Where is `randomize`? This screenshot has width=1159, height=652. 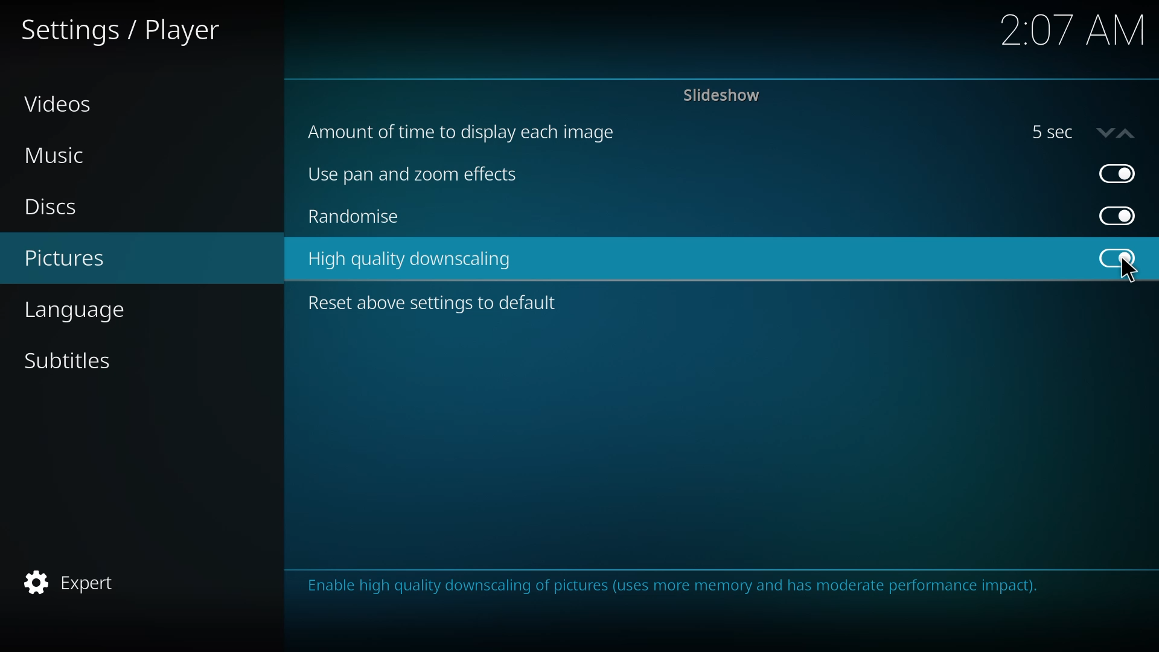 randomize is located at coordinates (356, 219).